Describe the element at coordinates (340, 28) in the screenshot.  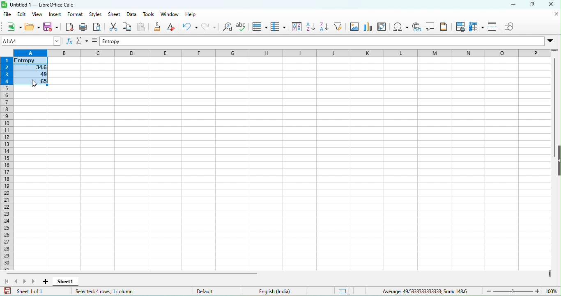
I see `auto filter` at that location.